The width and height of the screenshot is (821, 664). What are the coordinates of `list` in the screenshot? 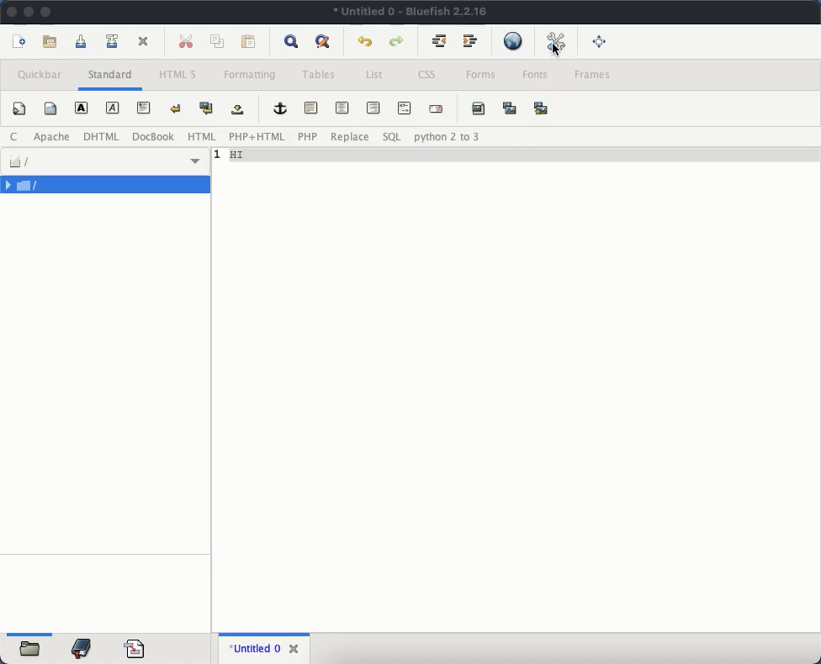 It's located at (375, 76).